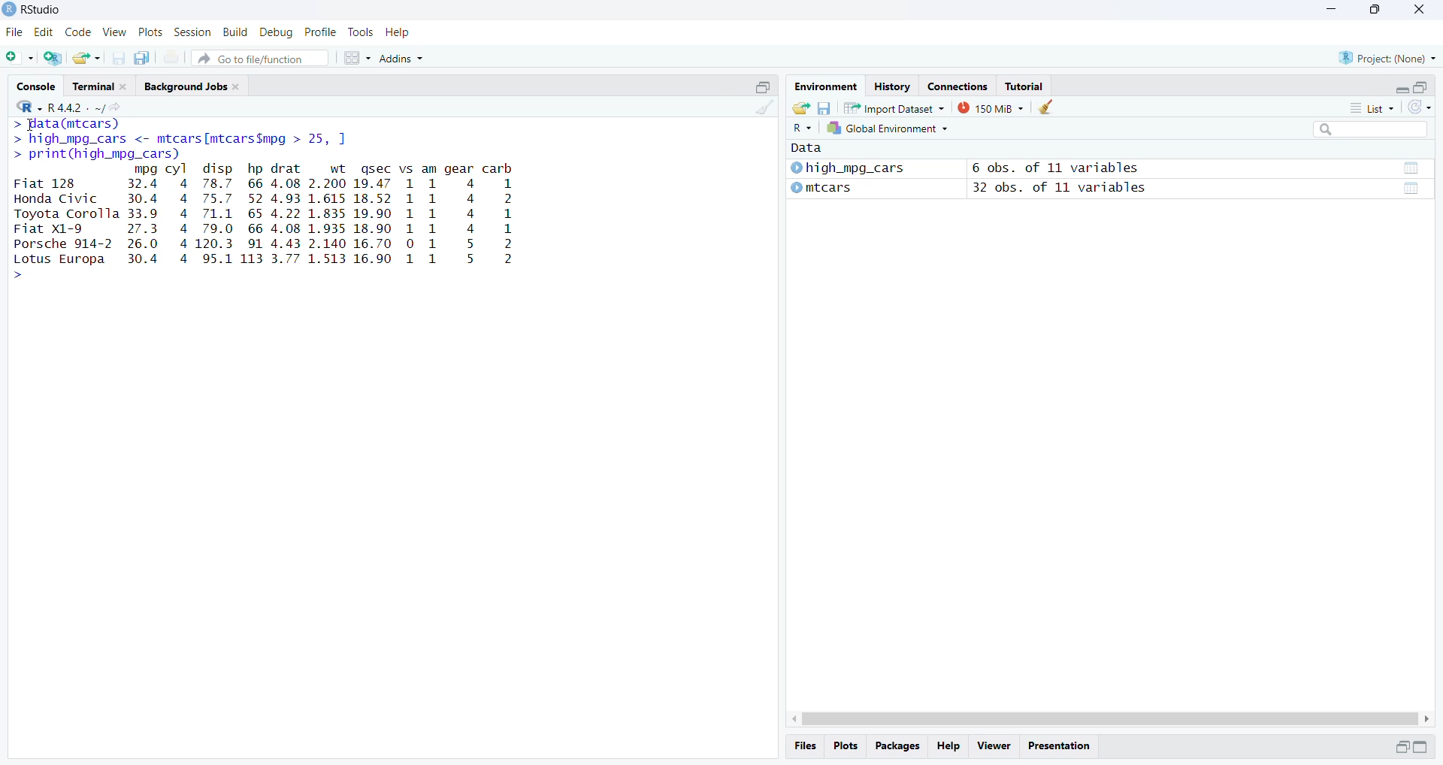 The width and height of the screenshot is (1443, 765). I want to click on minimize, so click(1402, 89).